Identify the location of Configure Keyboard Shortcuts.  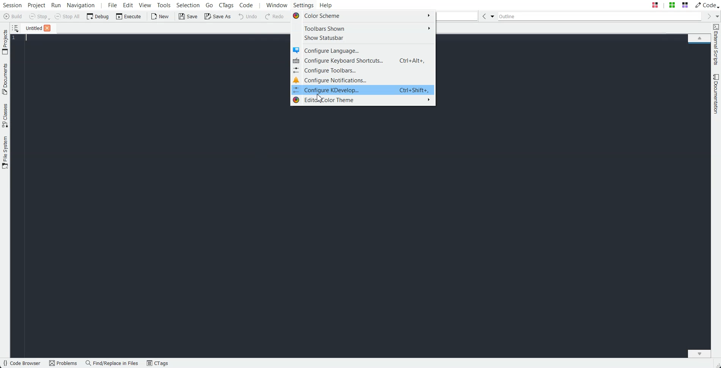
(363, 60).